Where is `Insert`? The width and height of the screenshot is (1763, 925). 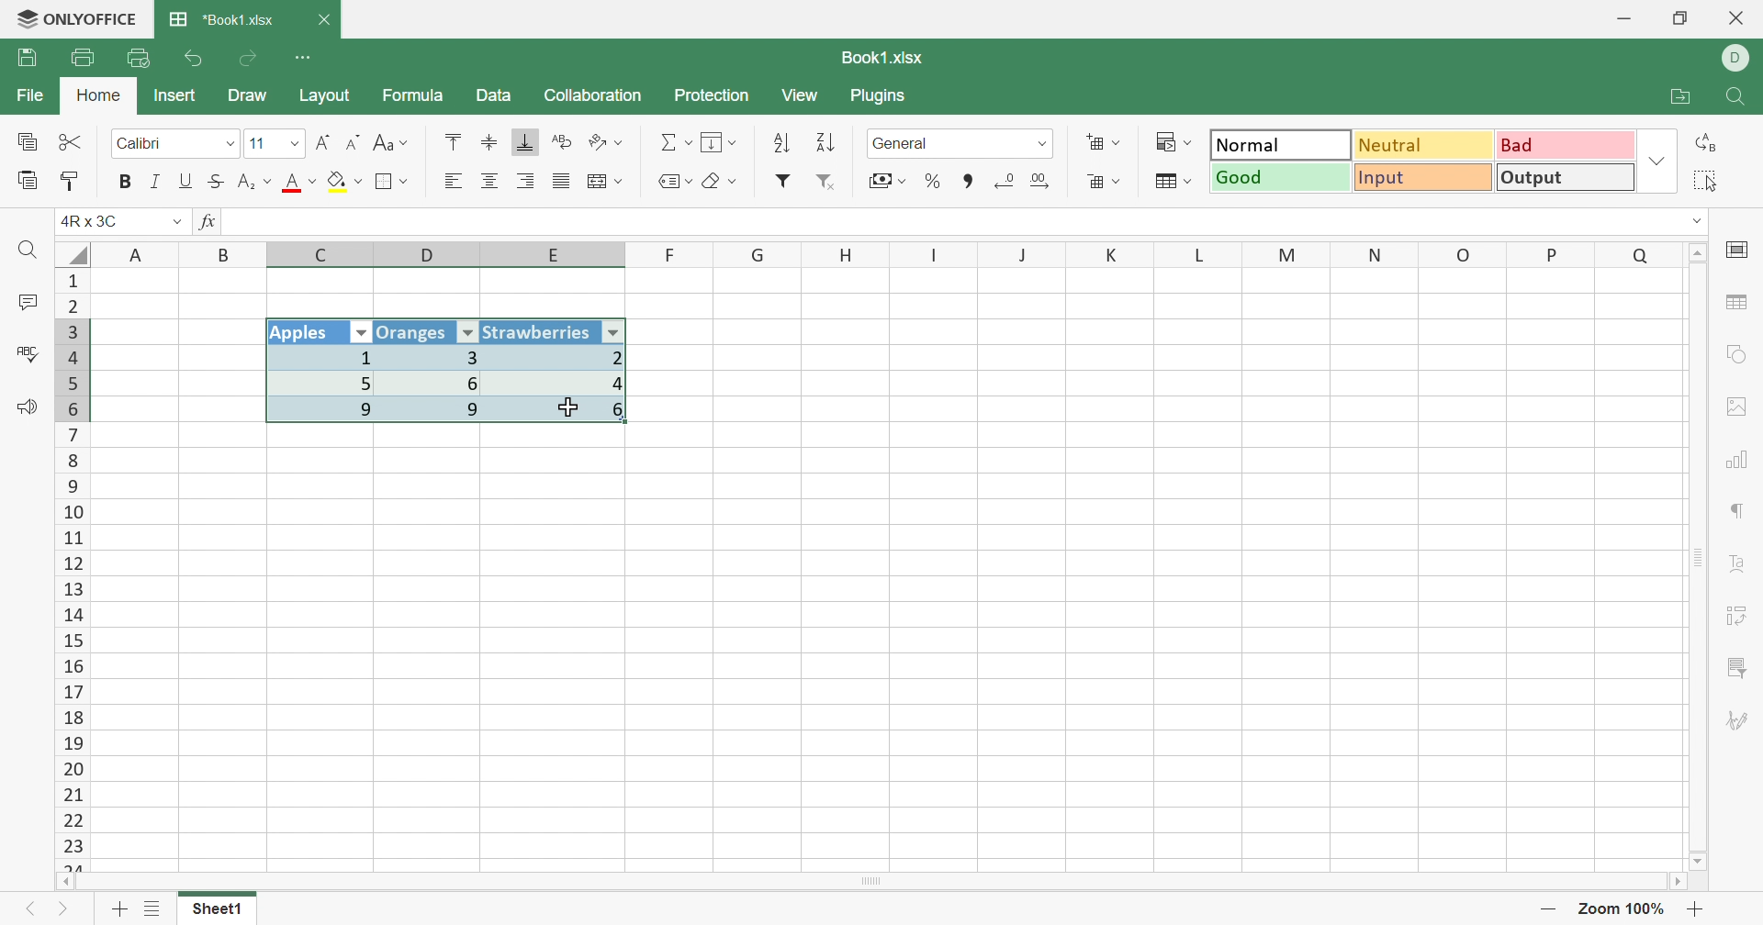 Insert is located at coordinates (175, 95).